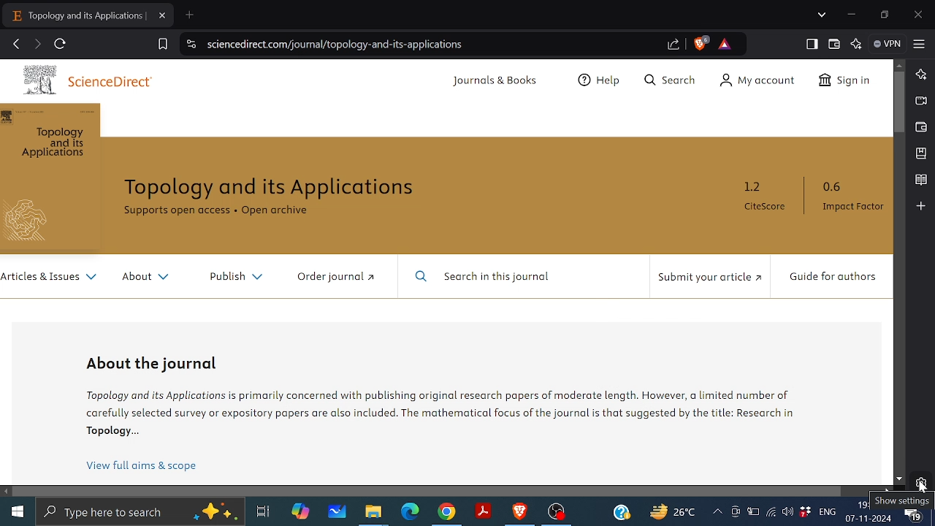 This screenshot has height=526, width=935. What do you see at coordinates (914, 511) in the screenshot?
I see `Masseges` at bounding box center [914, 511].